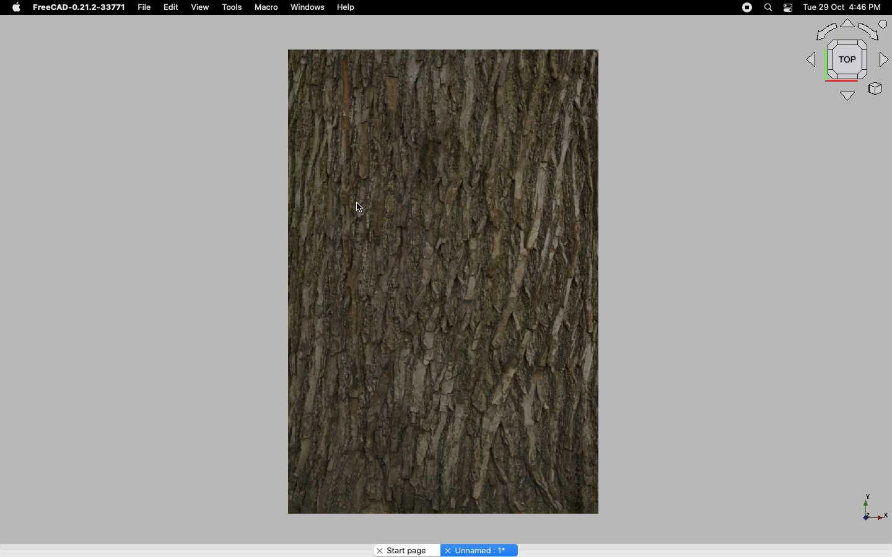 This screenshot has height=557, width=892. Describe the element at coordinates (872, 504) in the screenshot. I see `Axis` at that location.